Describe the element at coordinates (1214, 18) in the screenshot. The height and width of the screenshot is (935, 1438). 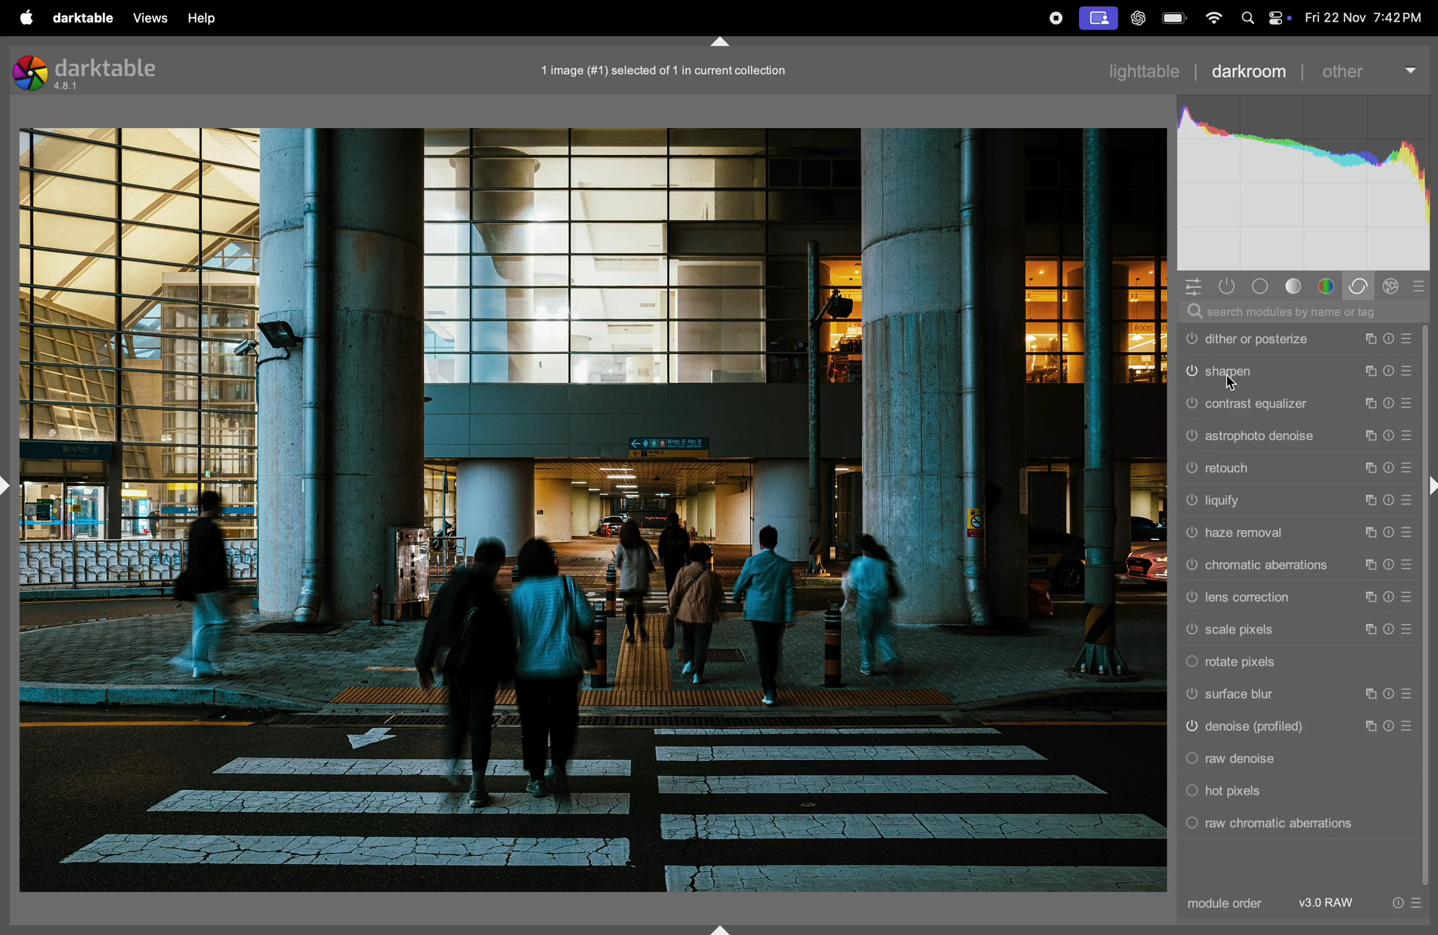
I see `wifi` at that location.